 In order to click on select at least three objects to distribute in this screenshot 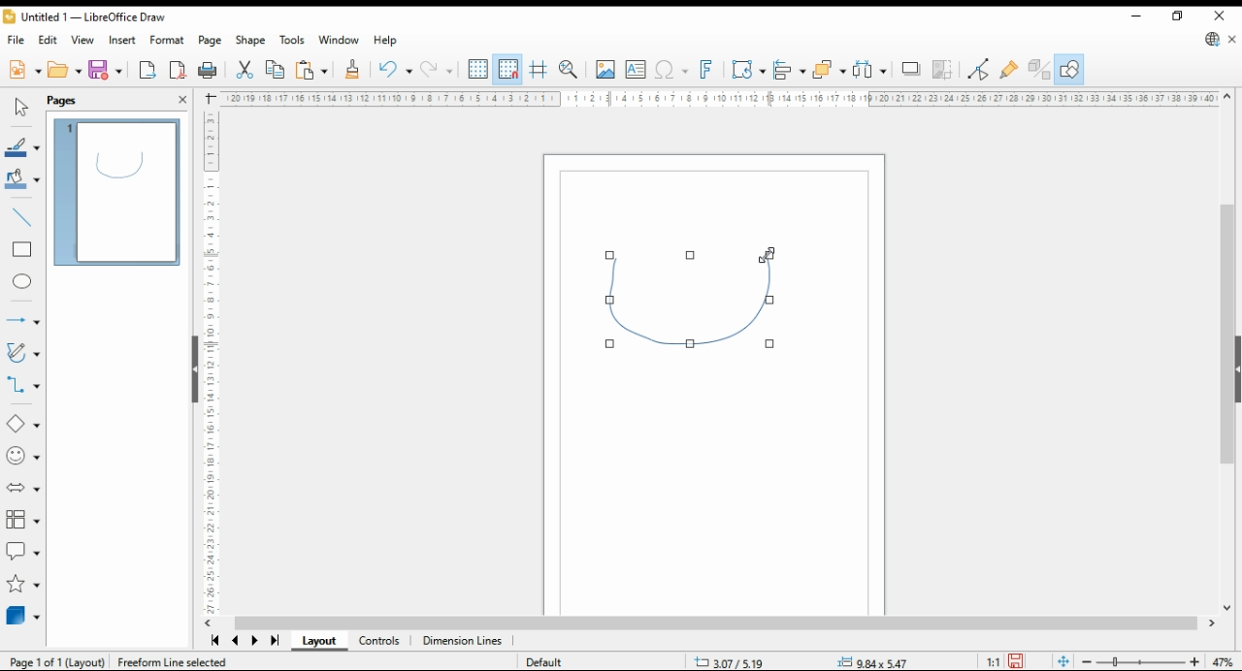, I will do `click(868, 70)`.